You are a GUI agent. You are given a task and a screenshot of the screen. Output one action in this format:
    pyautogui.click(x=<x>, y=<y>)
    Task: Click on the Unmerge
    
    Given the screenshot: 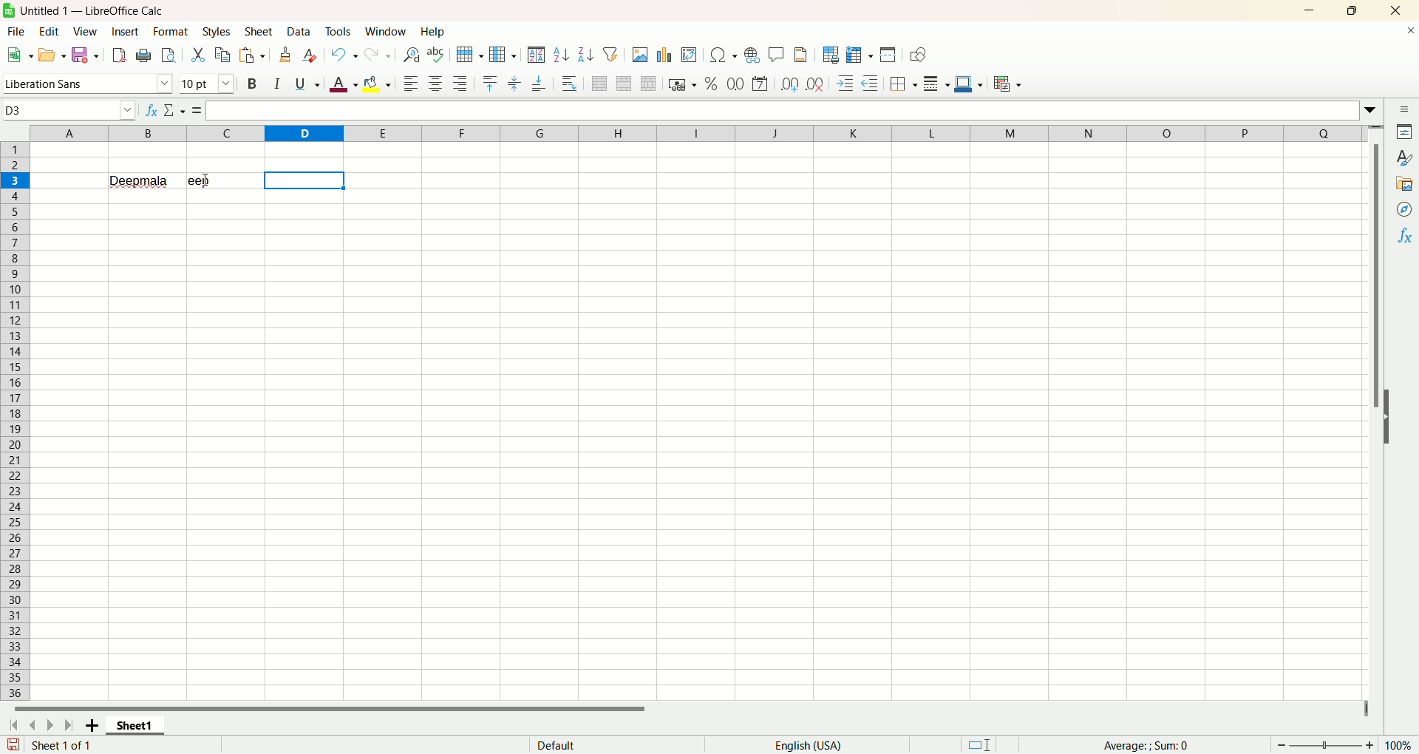 What is the action you would take?
    pyautogui.click(x=650, y=84)
    